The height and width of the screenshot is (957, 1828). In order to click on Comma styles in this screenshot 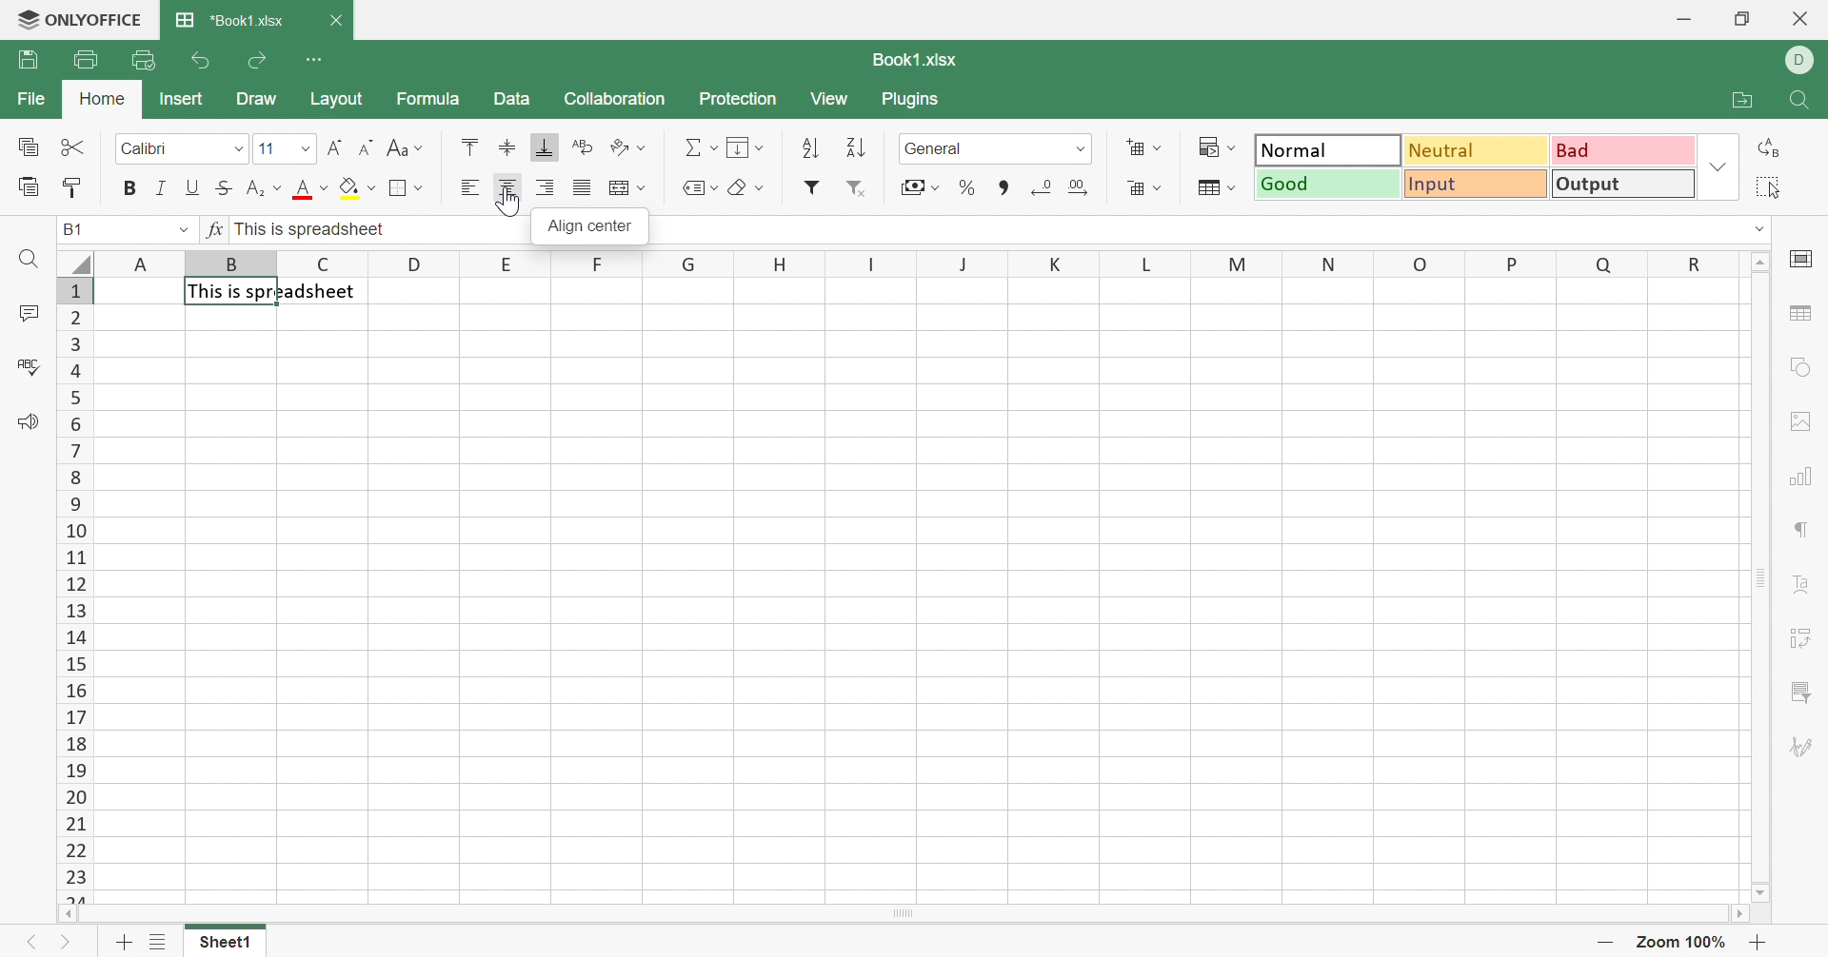, I will do `click(1001, 187)`.